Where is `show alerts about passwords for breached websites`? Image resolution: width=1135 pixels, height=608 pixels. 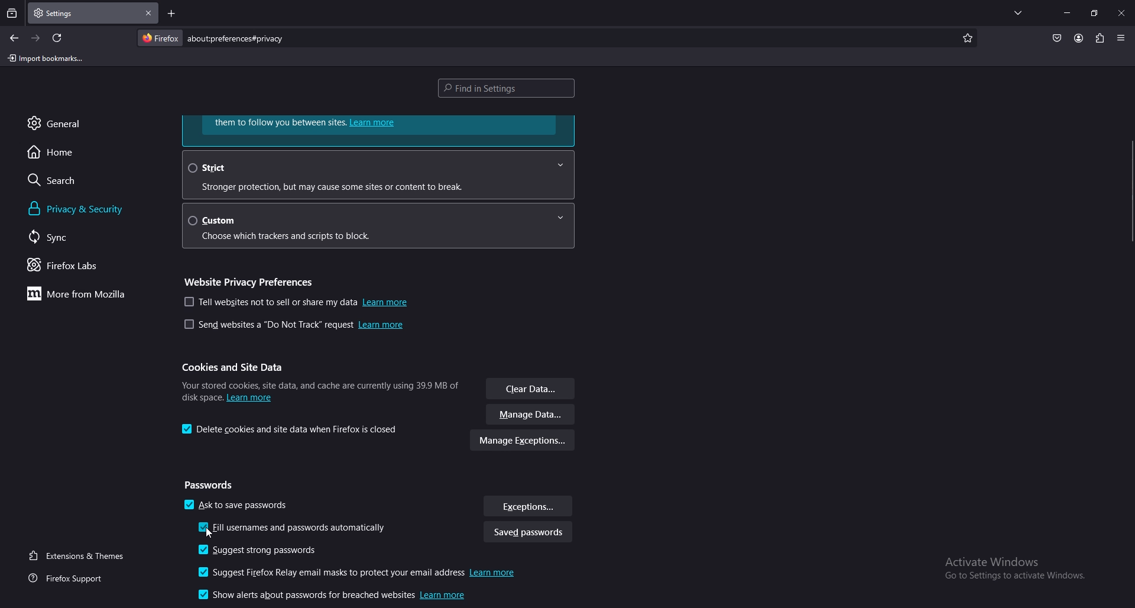 show alerts about passwords for breached websites is located at coordinates (335, 596).